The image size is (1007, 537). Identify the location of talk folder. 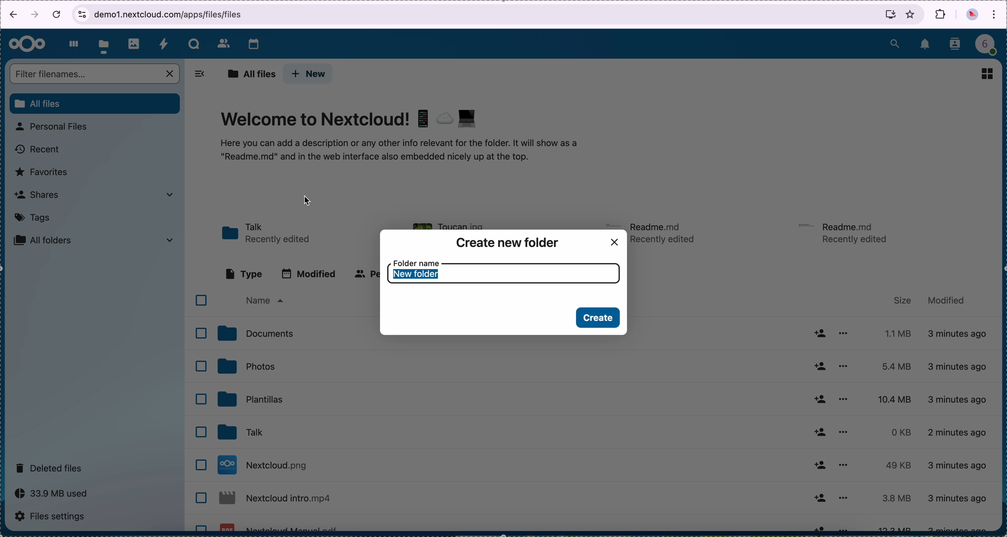
(267, 234).